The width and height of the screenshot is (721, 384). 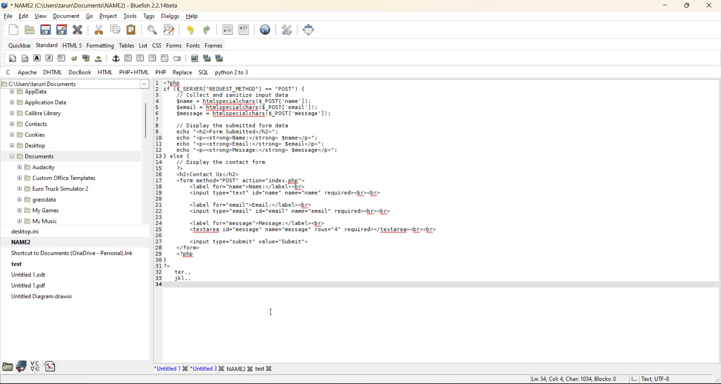 I want to click on sql, so click(x=203, y=74).